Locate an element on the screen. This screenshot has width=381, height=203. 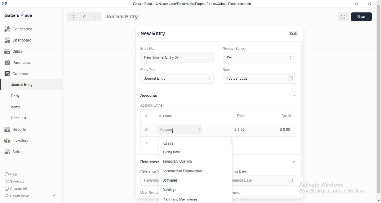
Turing Bank is located at coordinates (171, 152).